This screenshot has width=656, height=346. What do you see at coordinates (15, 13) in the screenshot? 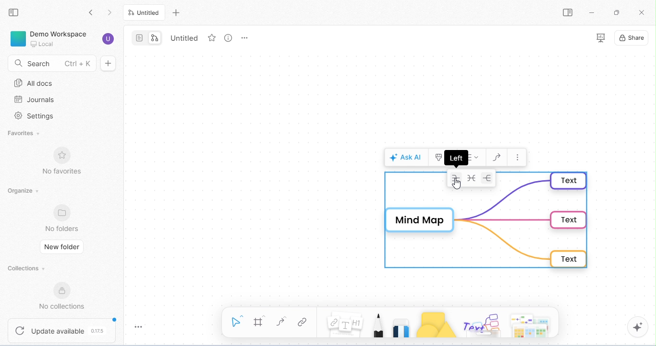
I see `collapse side bar` at bounding box center [15, 13].